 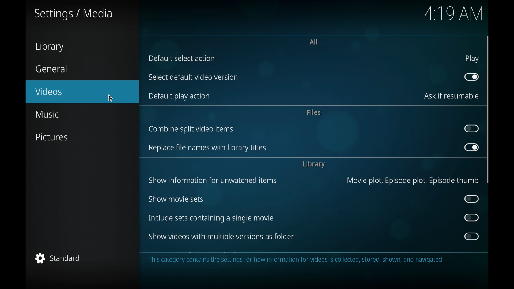 What do you see at coordinates (175, 199) in the screenshot?
I see `show movie sets` at bounding box center [175, 199].